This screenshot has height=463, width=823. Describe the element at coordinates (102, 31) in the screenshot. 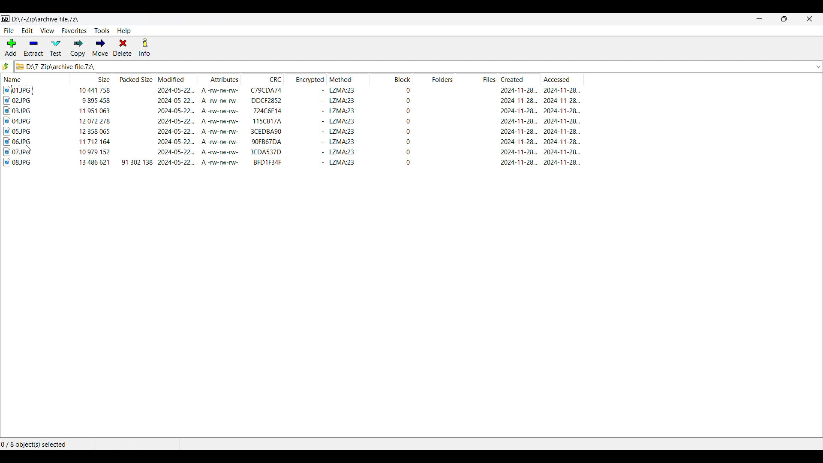

I see `Tools menu` at that location.